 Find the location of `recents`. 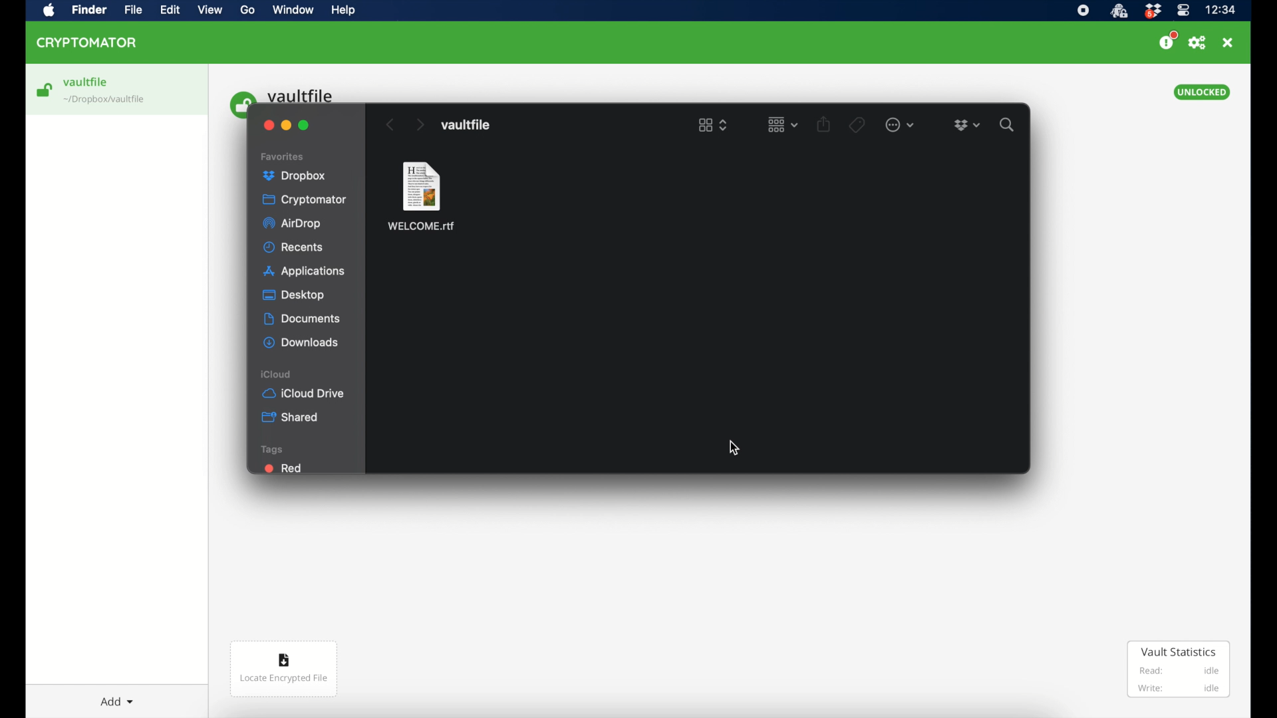

recents is located at coordinates (294, 247).